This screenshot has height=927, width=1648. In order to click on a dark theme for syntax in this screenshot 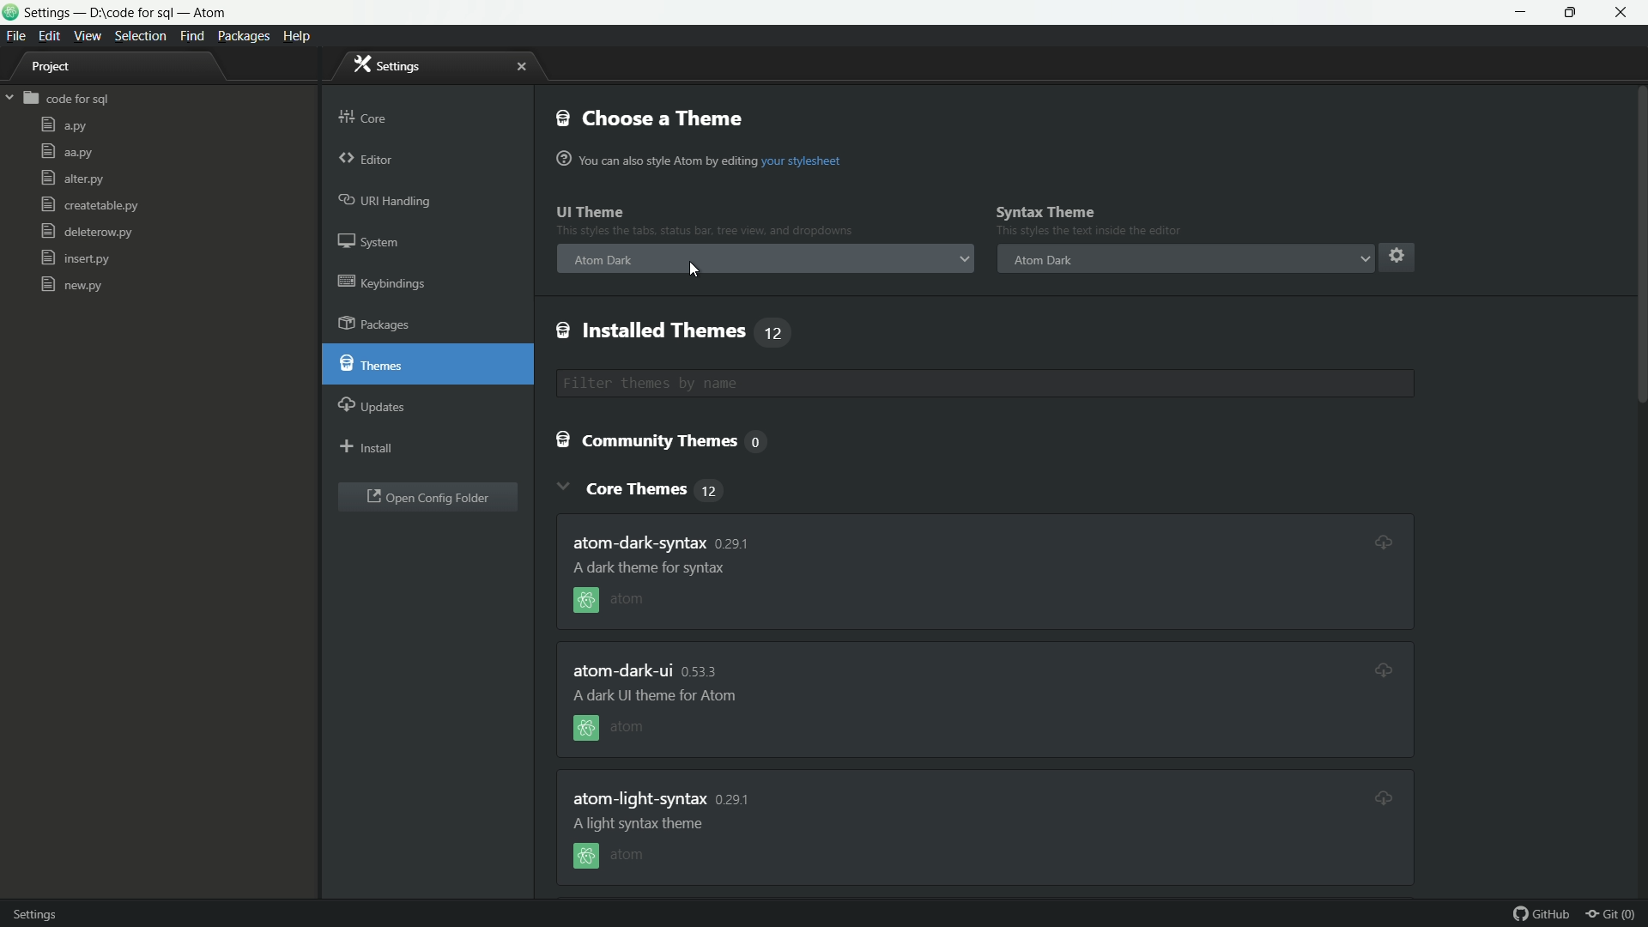, I will do `click(642, 823)`.